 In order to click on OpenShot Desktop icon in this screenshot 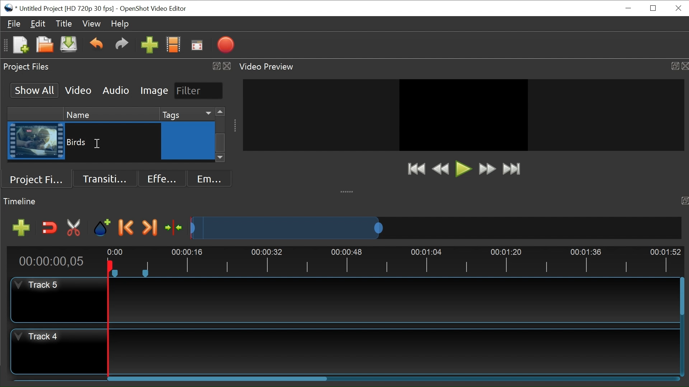, I will do `click(9, 7)`.